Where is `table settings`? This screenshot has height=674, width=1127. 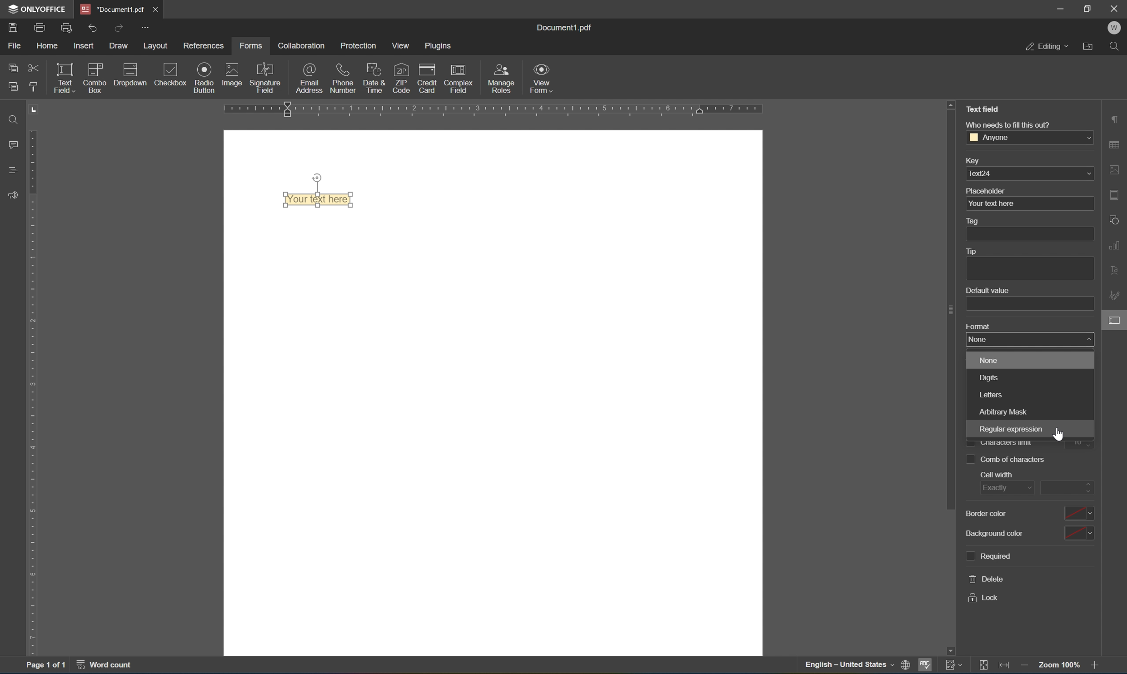
table settings is located at coordinates (1116, 146).